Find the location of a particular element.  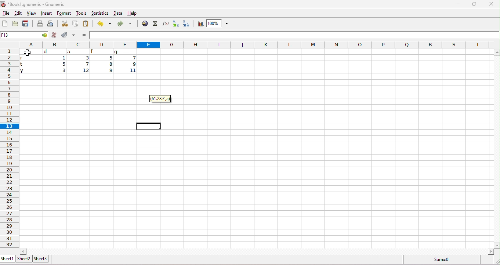

redo is located at coordinates (124, 23).